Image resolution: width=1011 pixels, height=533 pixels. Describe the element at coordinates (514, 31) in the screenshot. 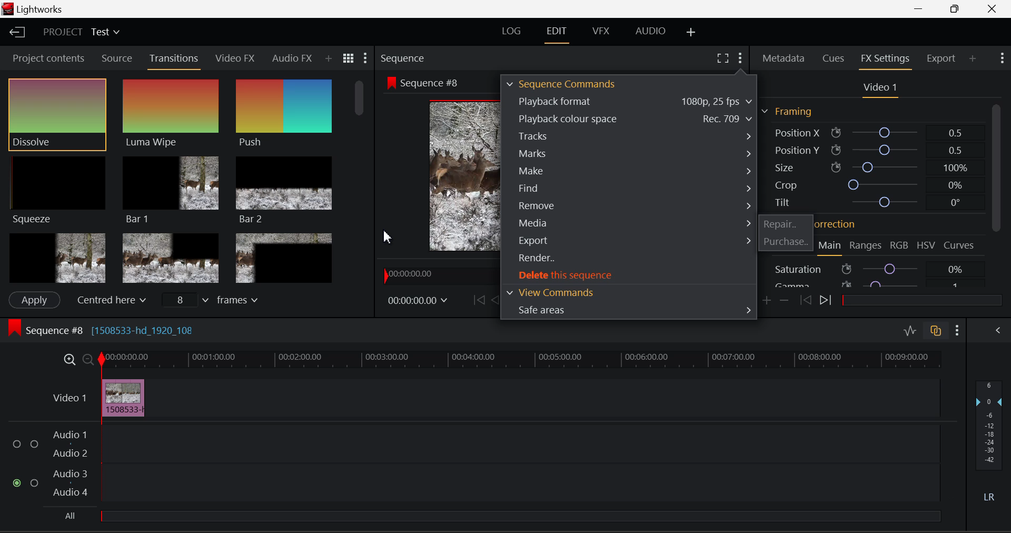

I see `LOG Layout` at that location.